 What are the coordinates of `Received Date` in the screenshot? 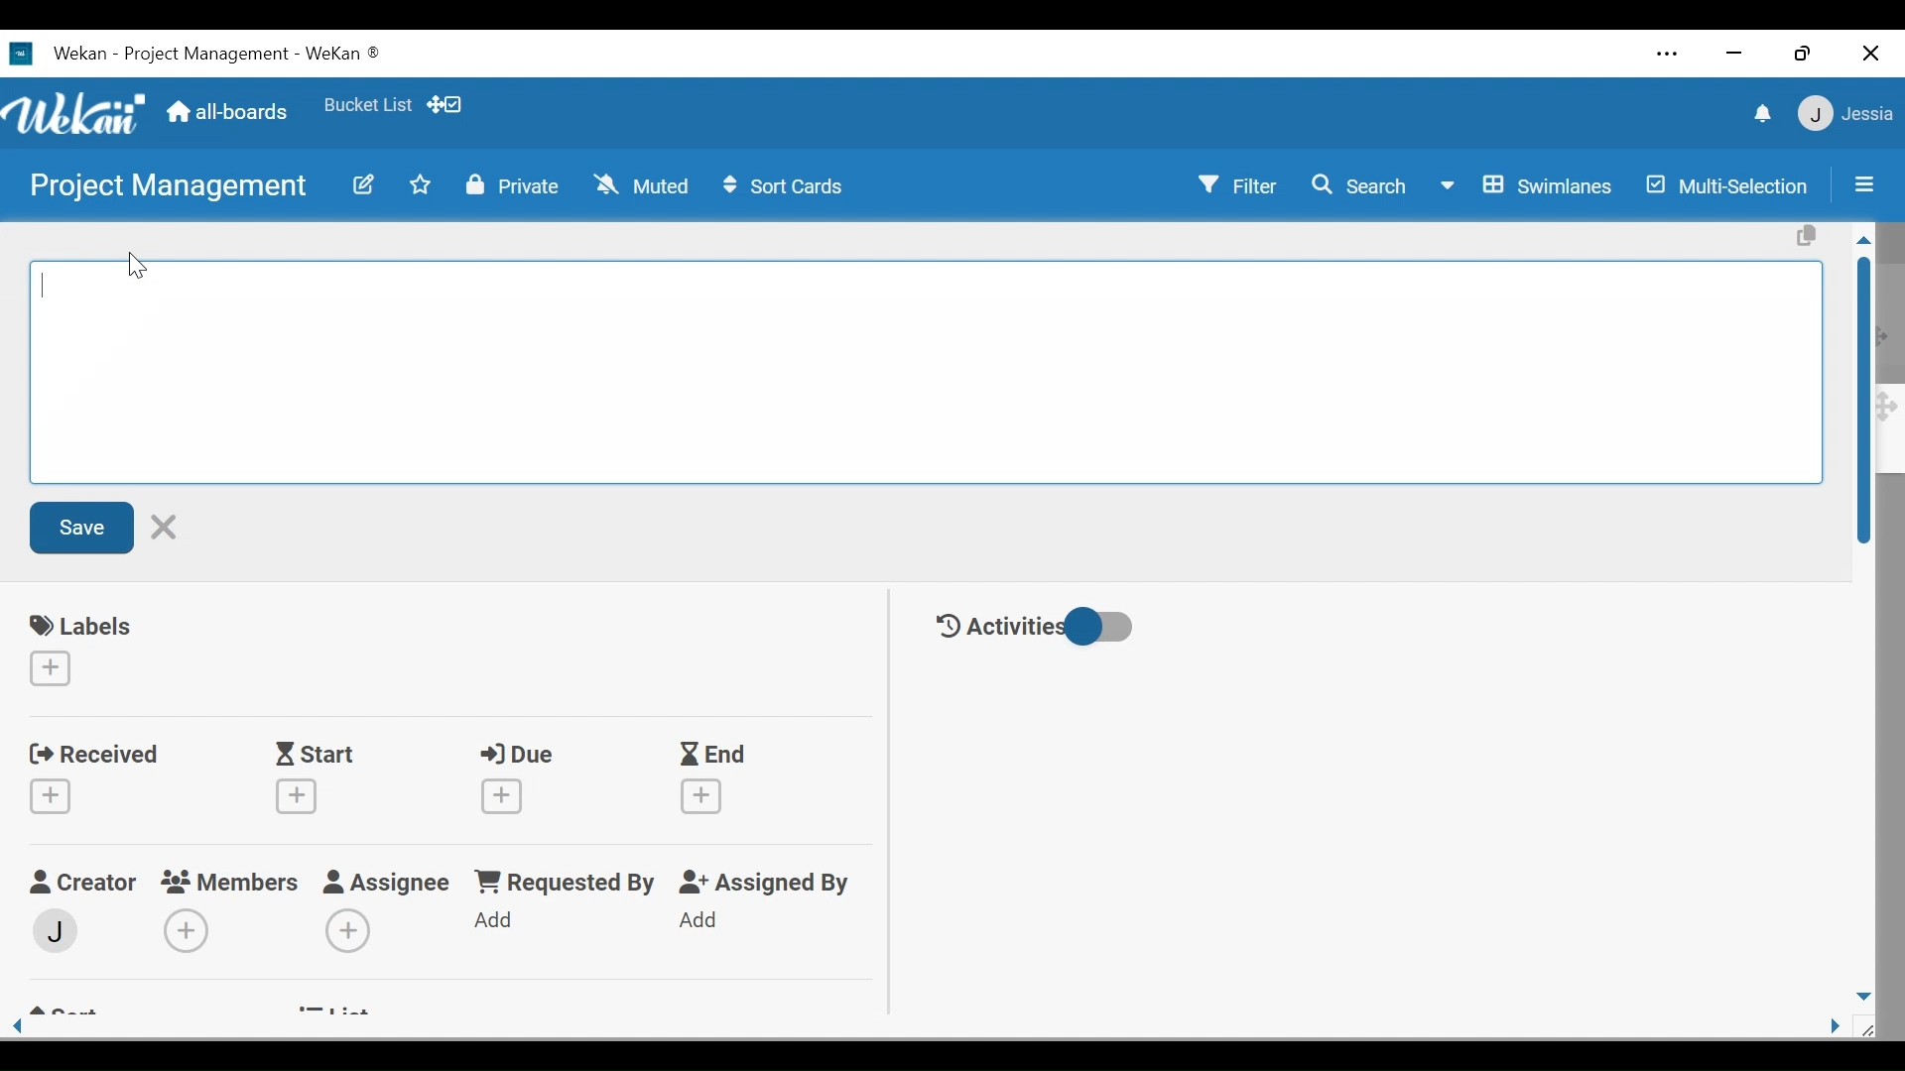 It's located at (97, 754).